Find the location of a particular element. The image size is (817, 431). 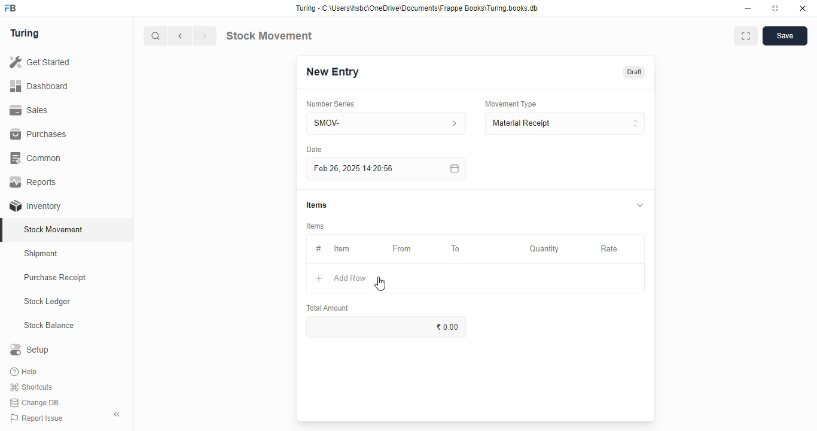

from is located at coordinates (403, 249).